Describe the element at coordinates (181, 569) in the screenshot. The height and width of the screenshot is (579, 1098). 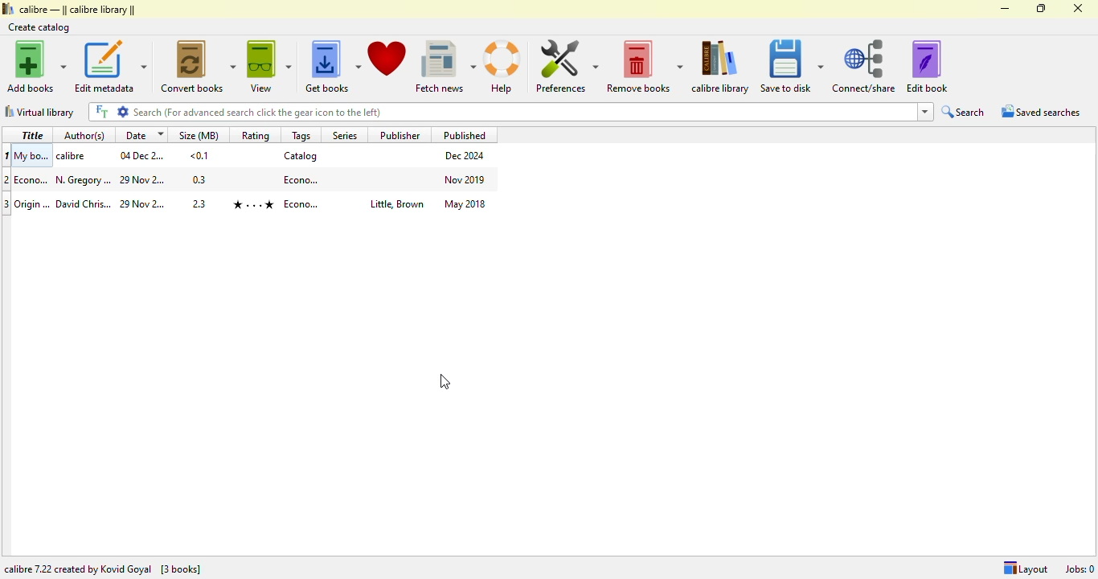
I see `[3 books]` at that location.